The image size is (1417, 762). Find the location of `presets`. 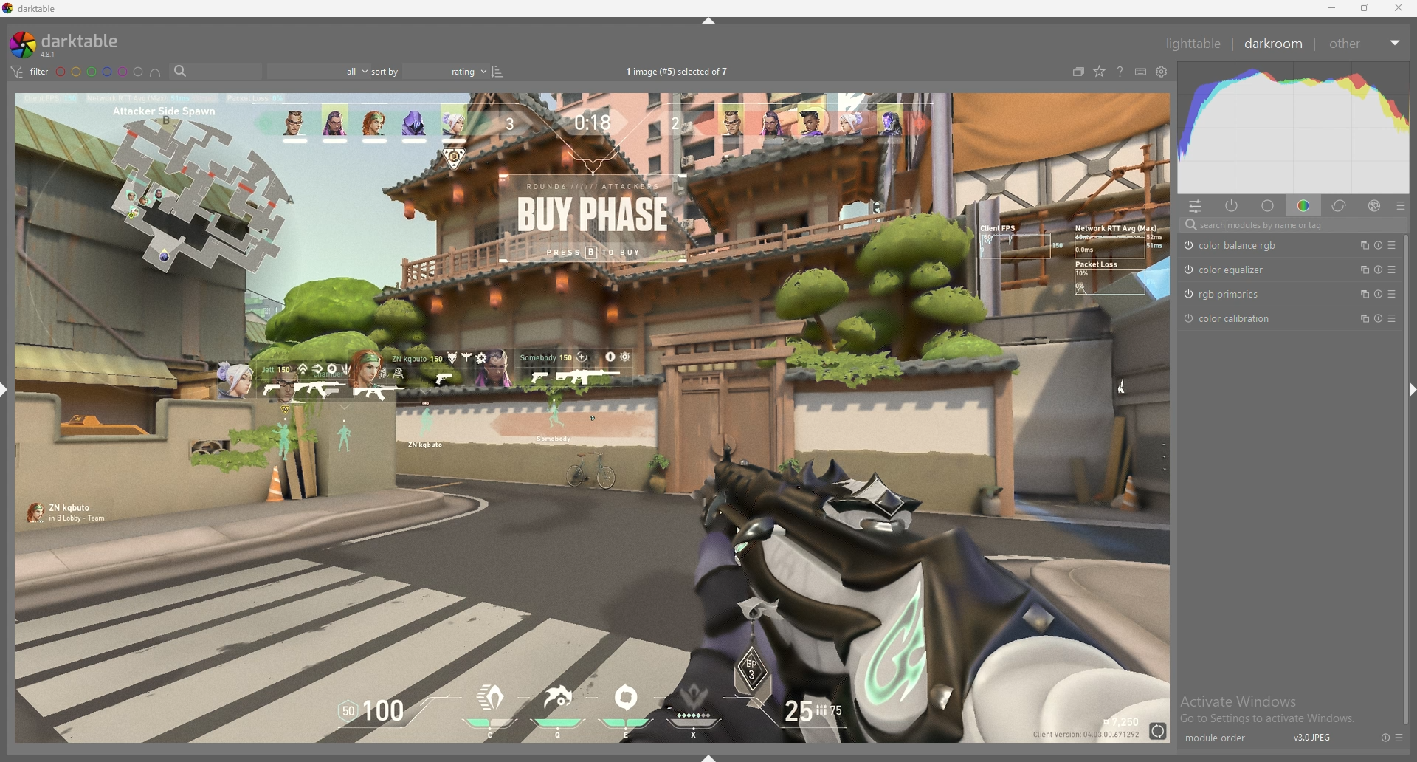

presets is located at coordinates (1392, 245).